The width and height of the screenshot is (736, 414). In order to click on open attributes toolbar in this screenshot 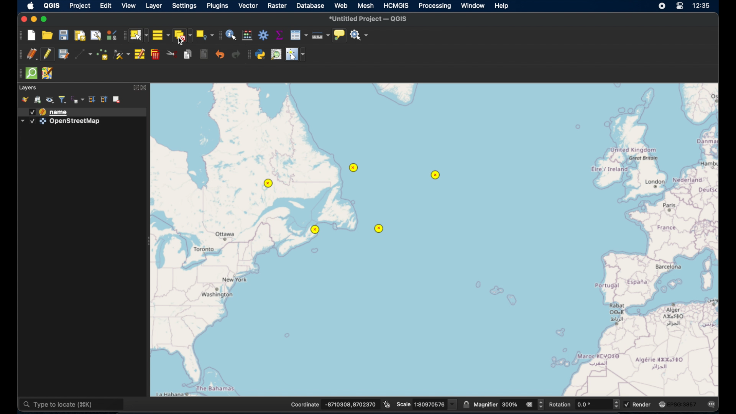, I will do `click(299, 35)`.